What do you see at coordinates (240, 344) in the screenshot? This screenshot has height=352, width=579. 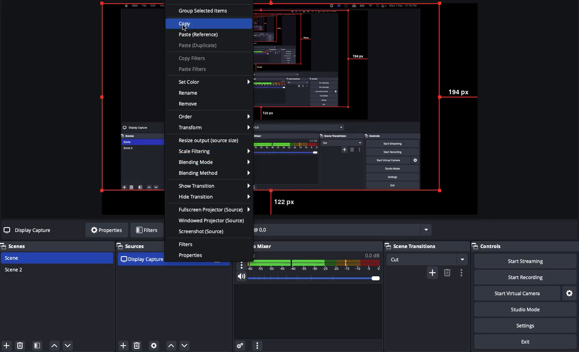 I see `Advanced audio properties` at bounding box center [240, 344].